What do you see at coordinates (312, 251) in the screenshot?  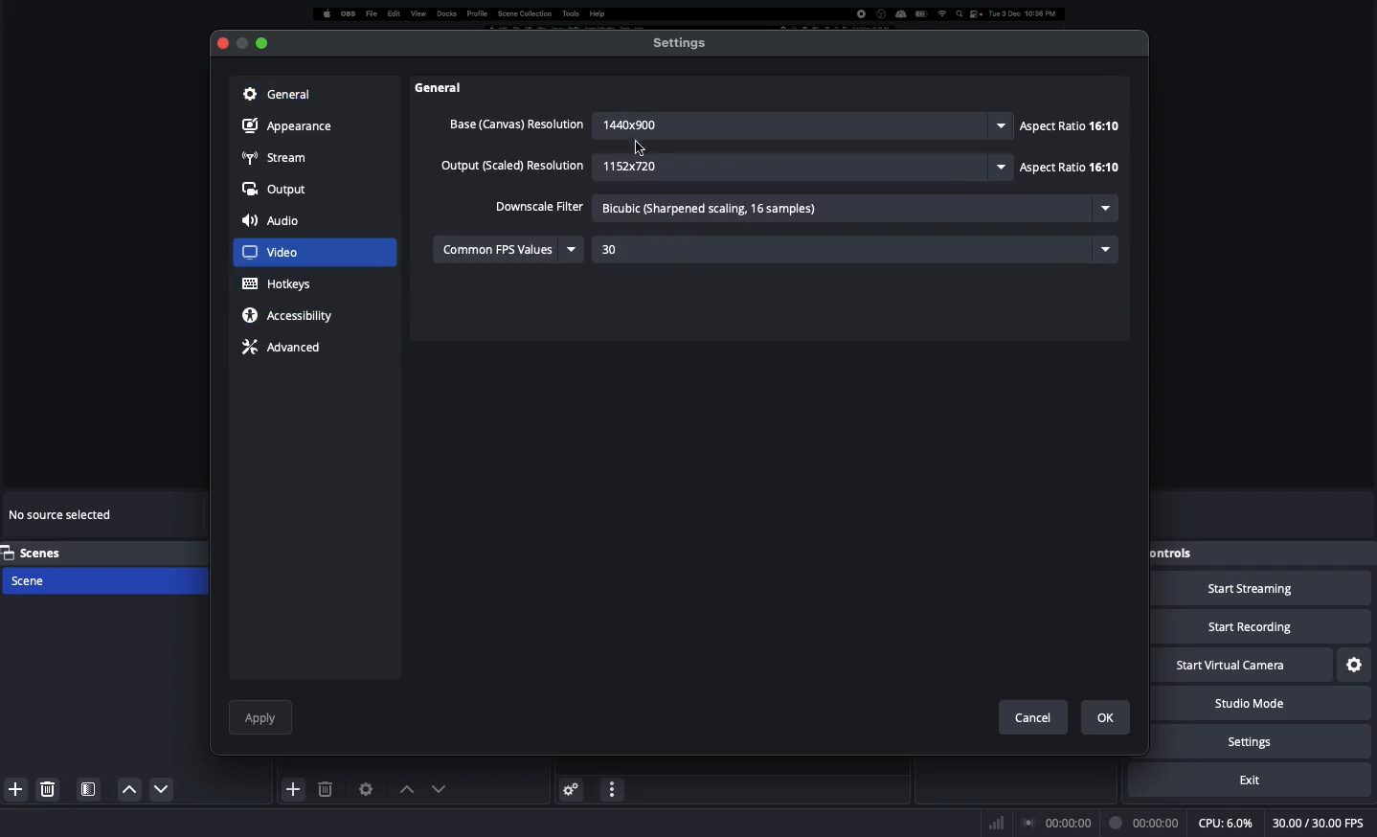 I see `Video` at bounding box center [312, 251].